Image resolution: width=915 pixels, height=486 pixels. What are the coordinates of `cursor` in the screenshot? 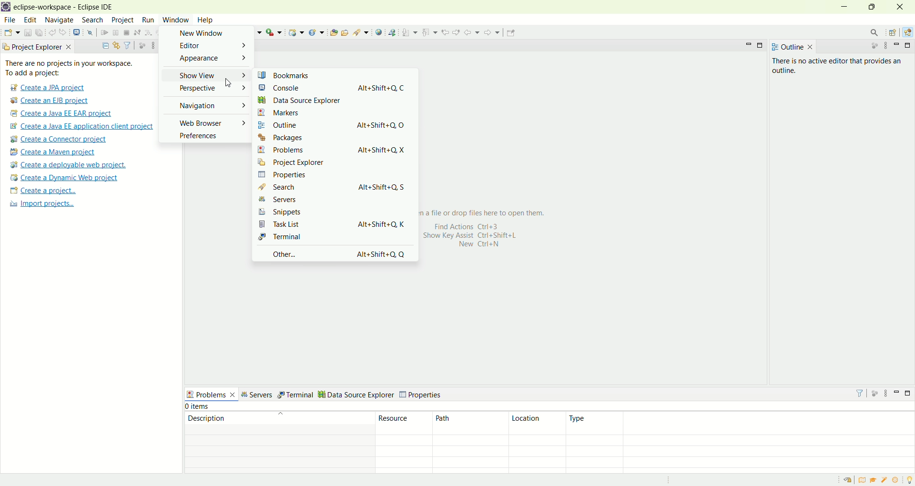 It's located at (229, 83).